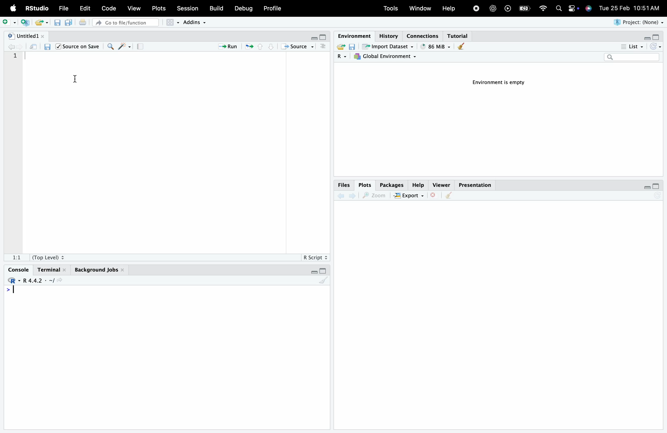 The height and width of the screenshot is (433, 667). I want to click on Edit, so click(86, 9).